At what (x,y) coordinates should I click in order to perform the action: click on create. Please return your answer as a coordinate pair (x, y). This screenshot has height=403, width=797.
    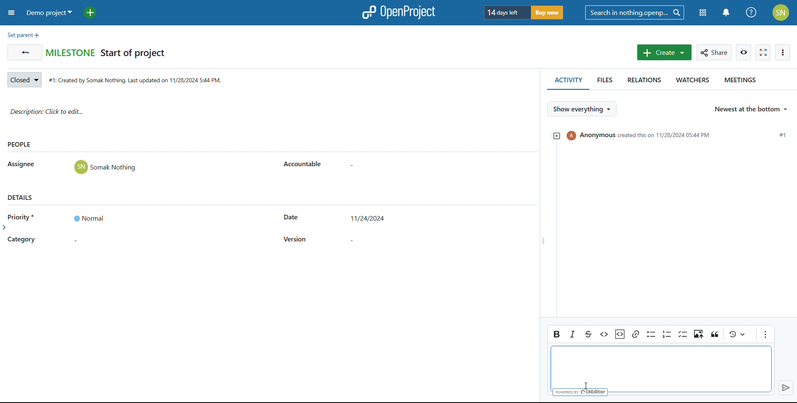
    Looking at the image, I should click on (665, 52).